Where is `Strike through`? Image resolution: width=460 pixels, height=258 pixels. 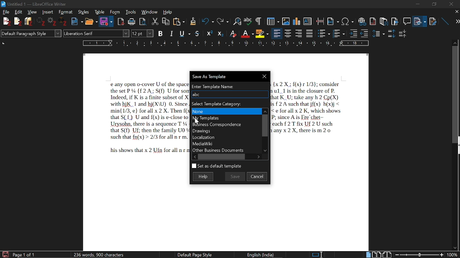 Strike through is located at coordinates (198, 33).